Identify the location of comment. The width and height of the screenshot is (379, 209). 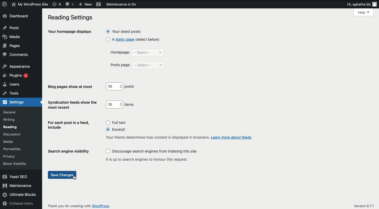
(70, 4).